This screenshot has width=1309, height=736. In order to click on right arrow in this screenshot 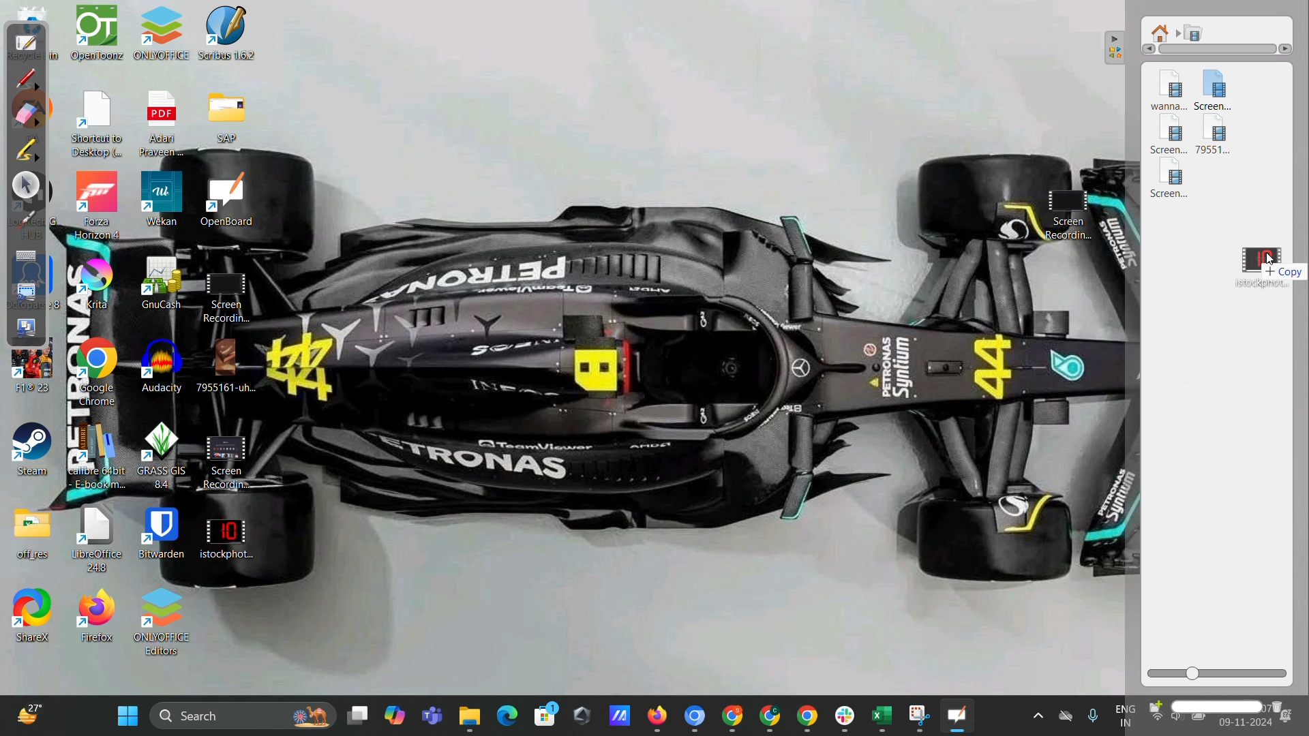, I will do `click(1288, 50)`.